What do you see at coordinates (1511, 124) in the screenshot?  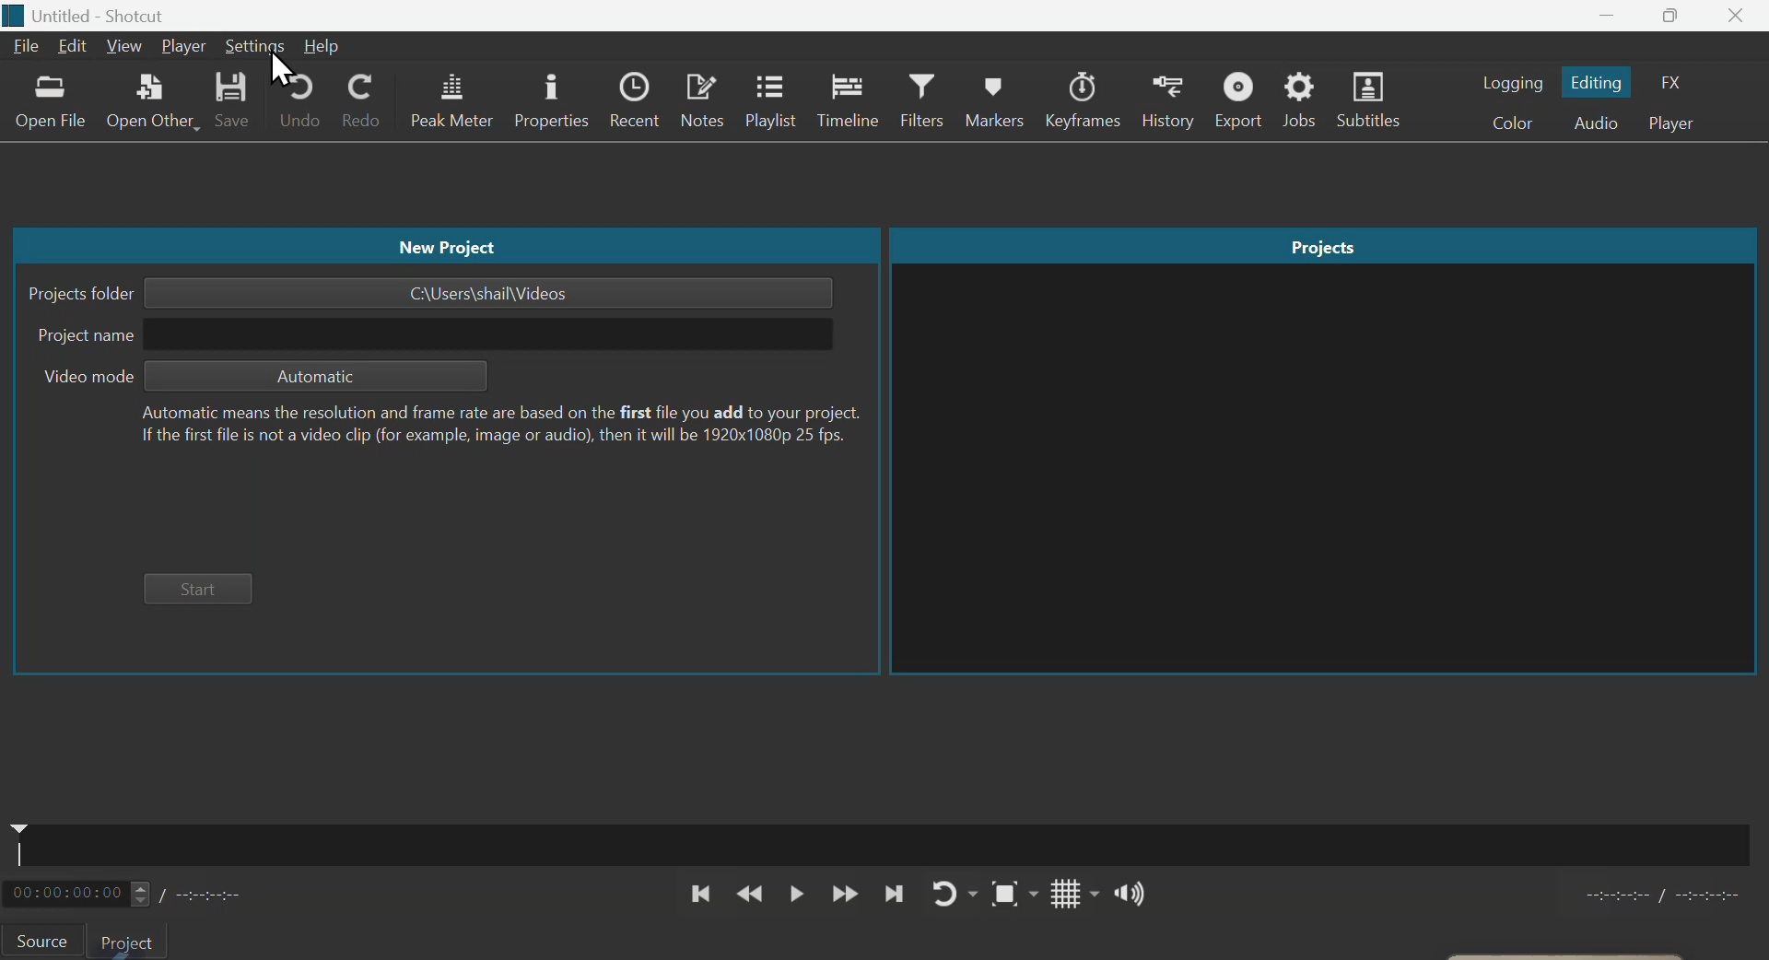 I see `Colour` at bounding box center [1511, 124].